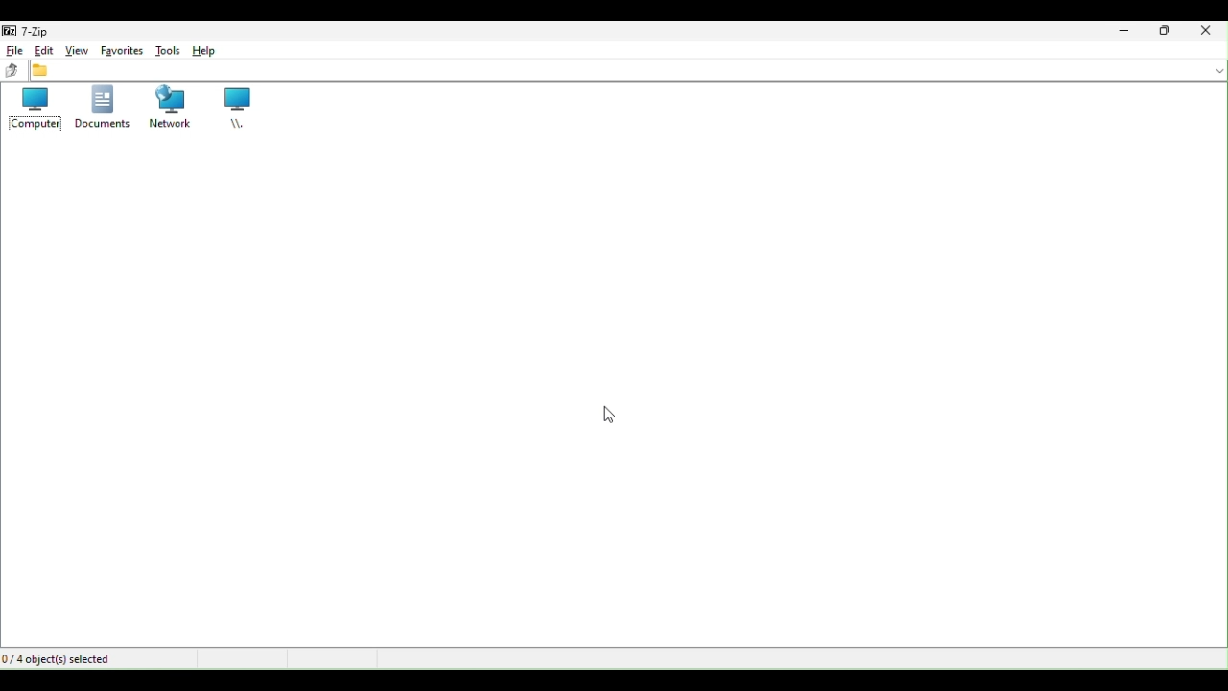 This screenshot has height=691, width=1228. Describe the element at coordinates (34, 30) in the screenshot. I see `7 zip` at that location.